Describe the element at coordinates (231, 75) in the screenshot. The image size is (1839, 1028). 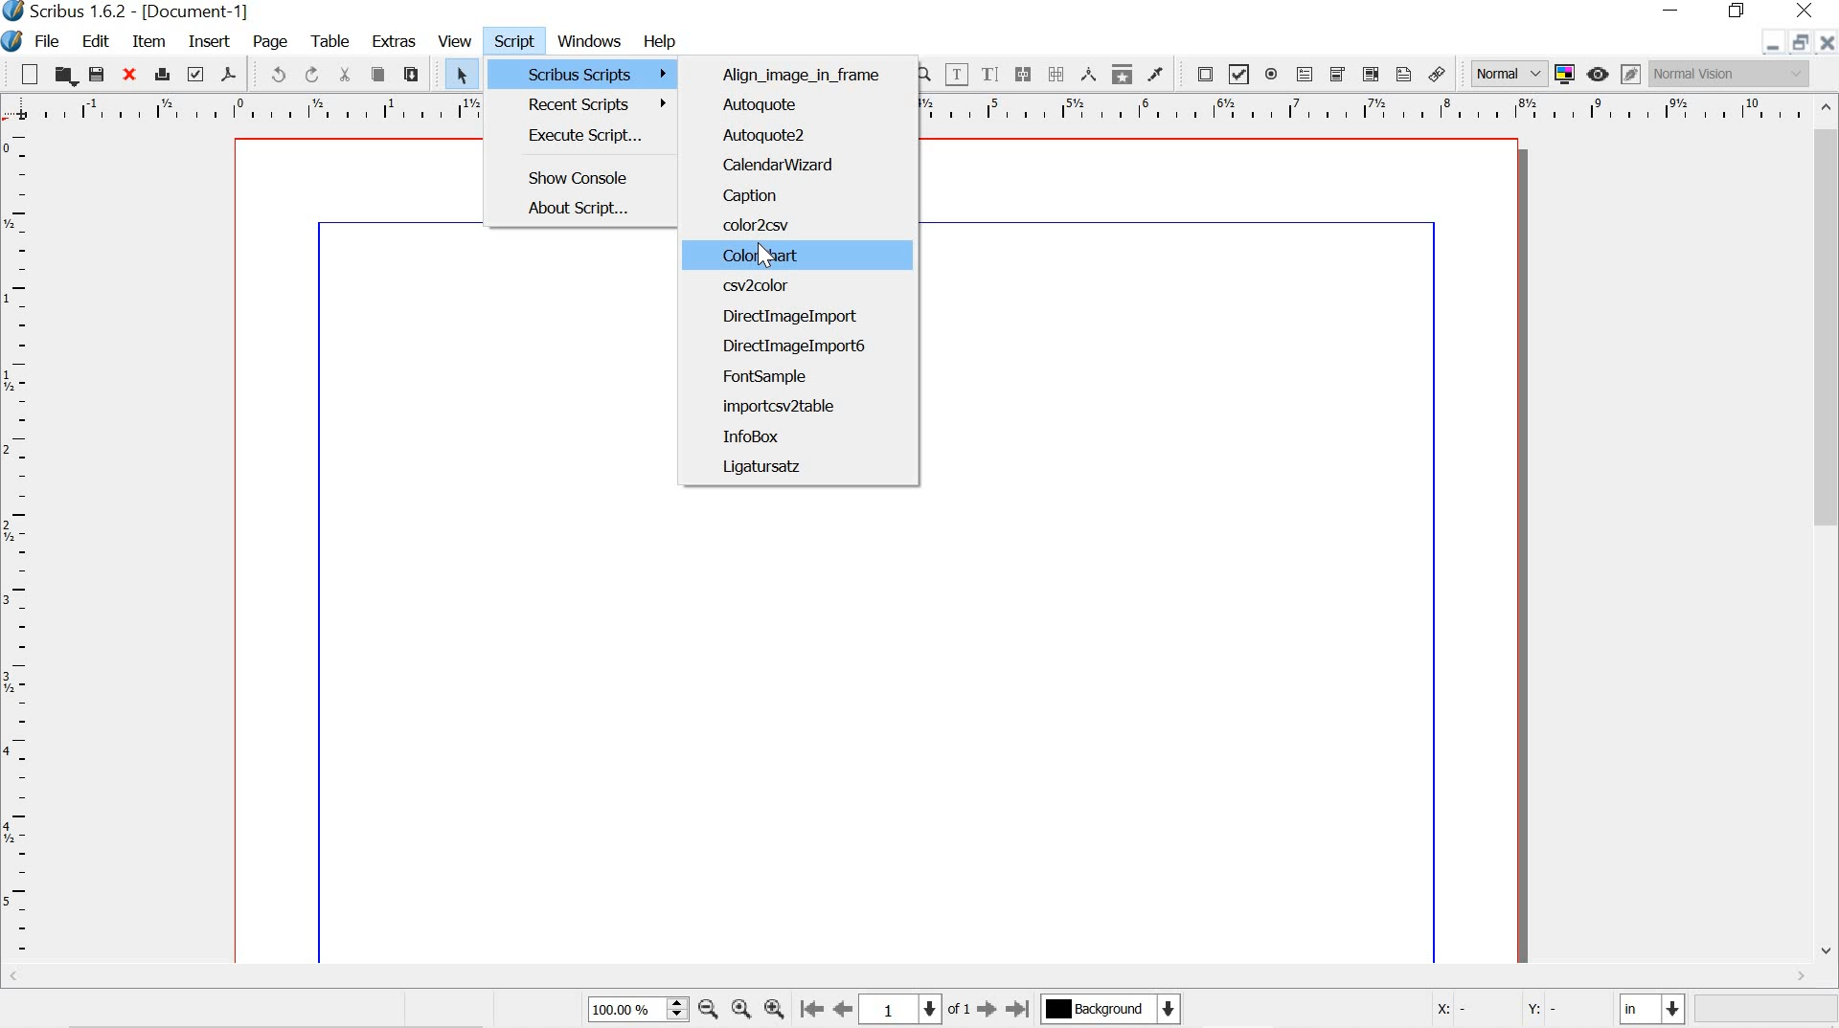
I see `save as pdf` at that location.